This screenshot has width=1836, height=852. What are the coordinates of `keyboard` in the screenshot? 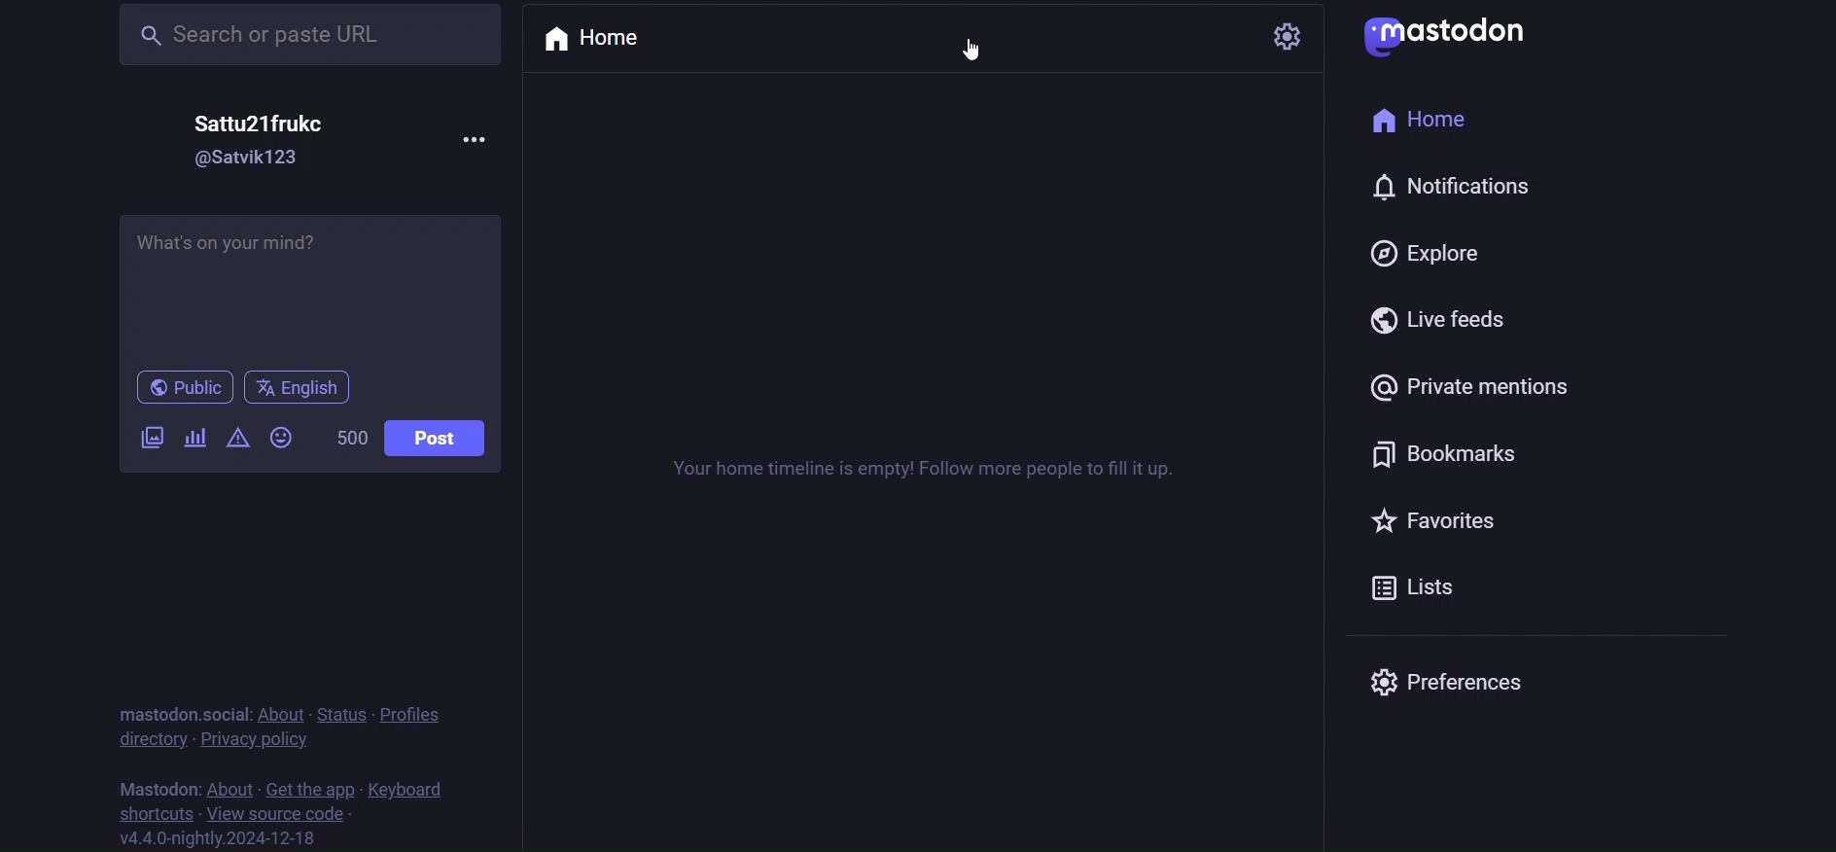 It's located at (408, 788).